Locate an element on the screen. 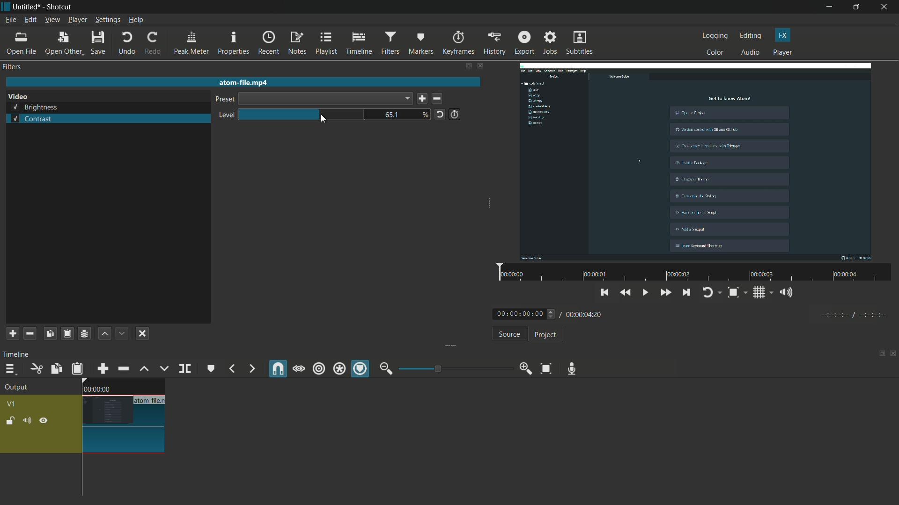 This screenshot has height=505, width=899. paste is located at coordinates (77, 368).